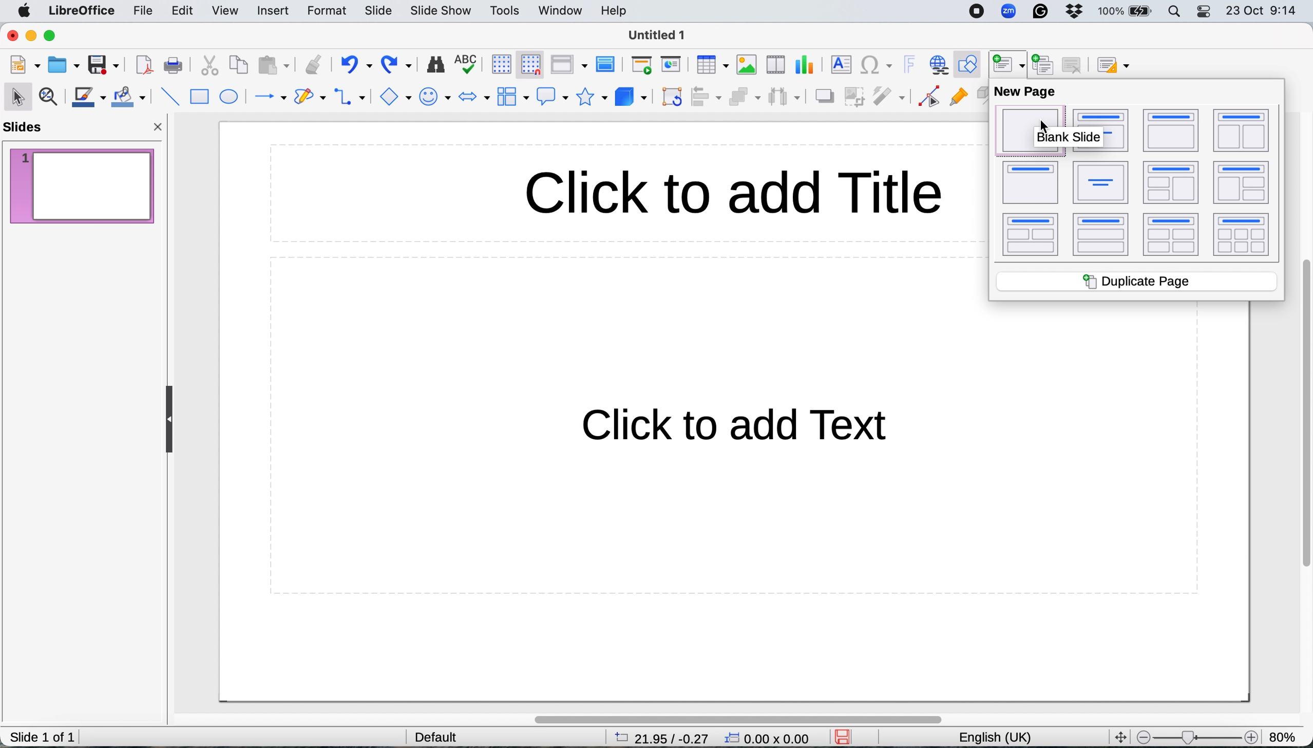  What do you see at coordinates (168, 96) in the screenshot?
I see `insert line` at bounding box center [168, 96].